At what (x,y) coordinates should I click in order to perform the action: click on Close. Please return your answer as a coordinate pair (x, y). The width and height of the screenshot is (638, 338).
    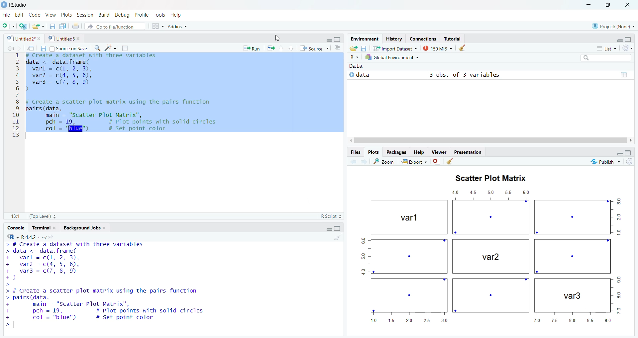
    Looking at the image, I should click on (628, 7).